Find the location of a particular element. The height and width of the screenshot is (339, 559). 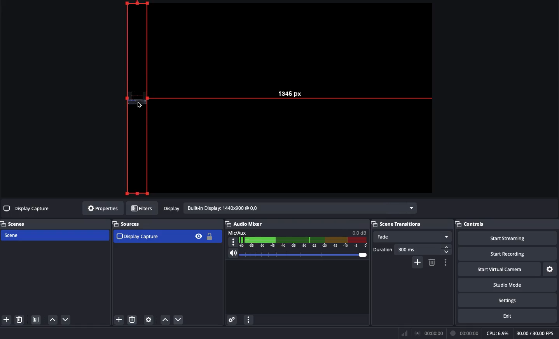

Duration is located at coordinates (412, 251).